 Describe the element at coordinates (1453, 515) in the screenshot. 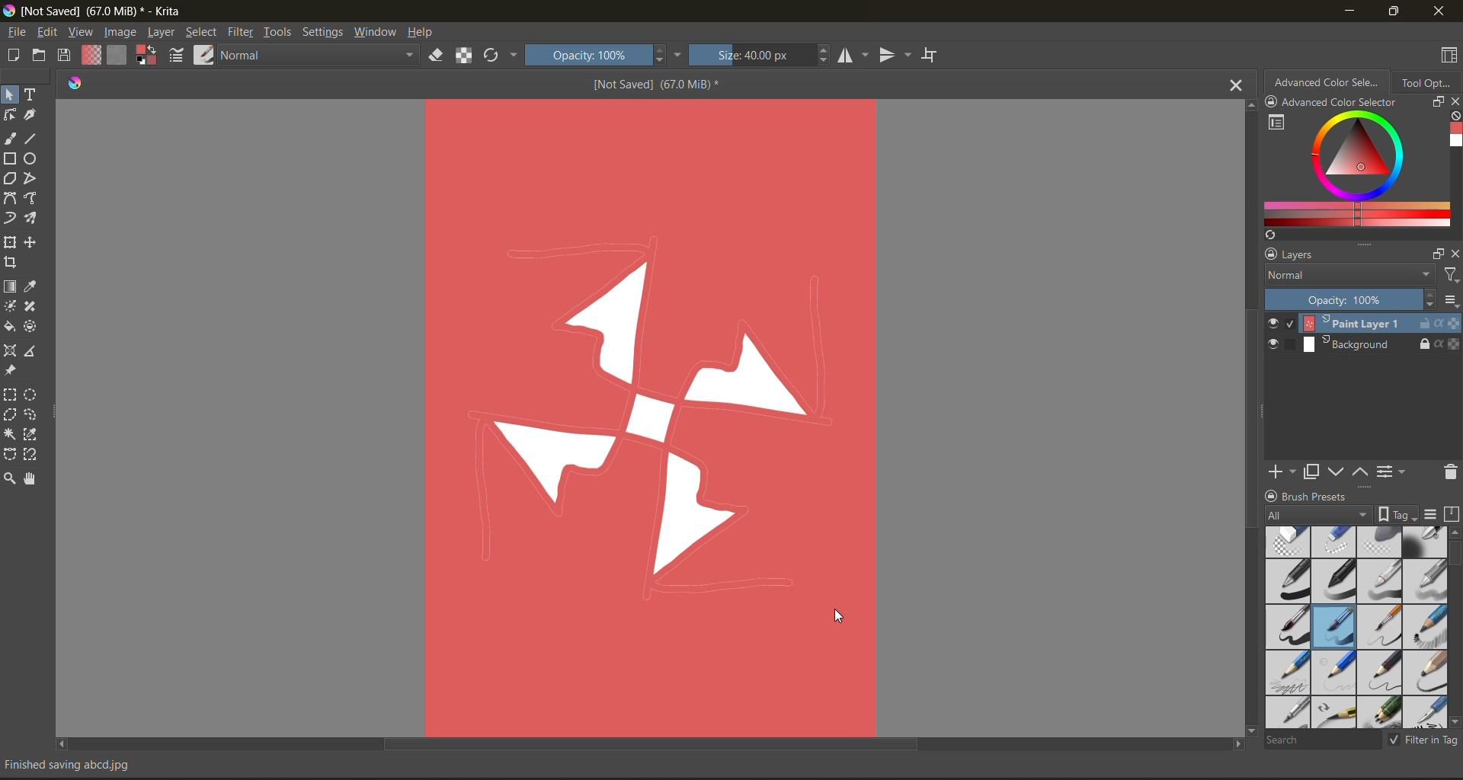

I see `storage resources` at that location.